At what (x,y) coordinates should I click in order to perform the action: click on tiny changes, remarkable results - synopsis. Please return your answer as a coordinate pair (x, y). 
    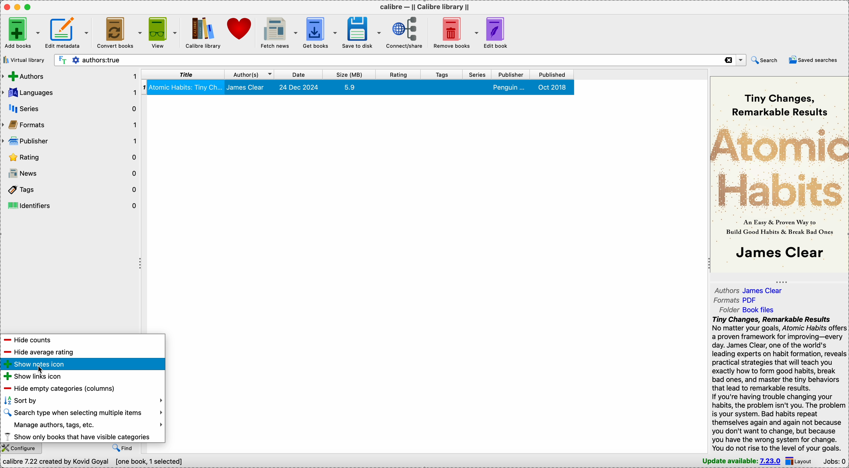
    Looking at the image, I should click on (778, 384).